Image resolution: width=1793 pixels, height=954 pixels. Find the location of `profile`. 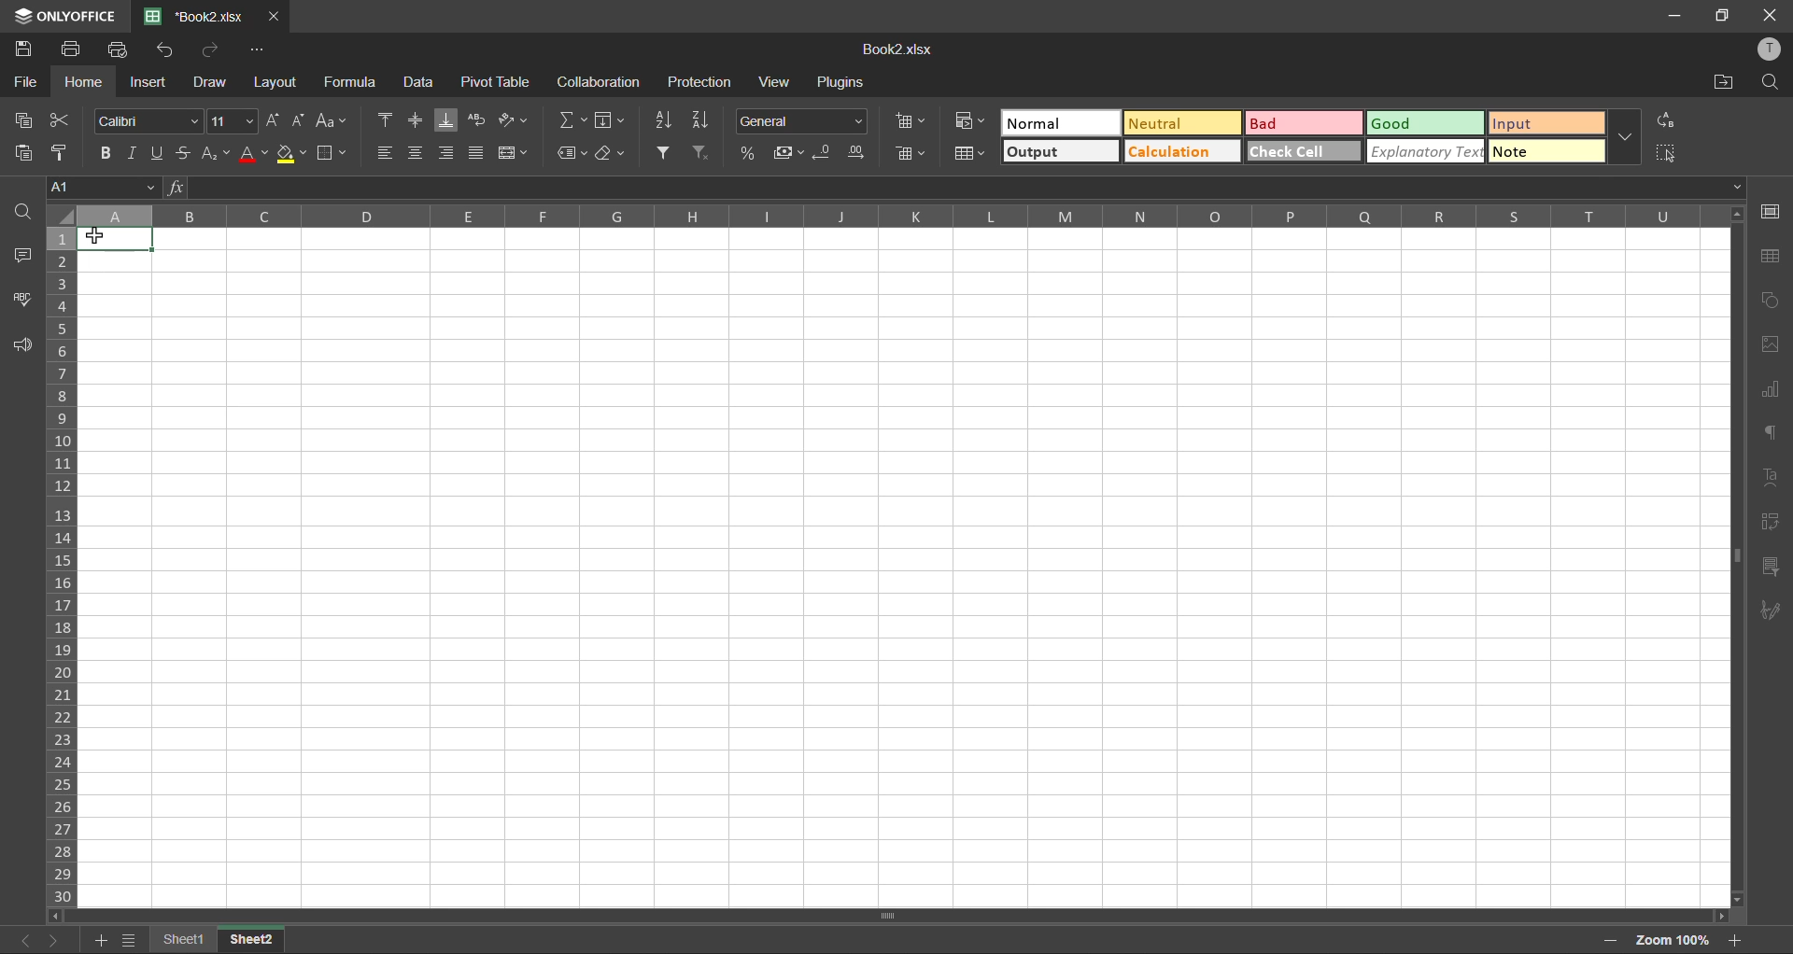

profile is located at coordinates (1772, 51).